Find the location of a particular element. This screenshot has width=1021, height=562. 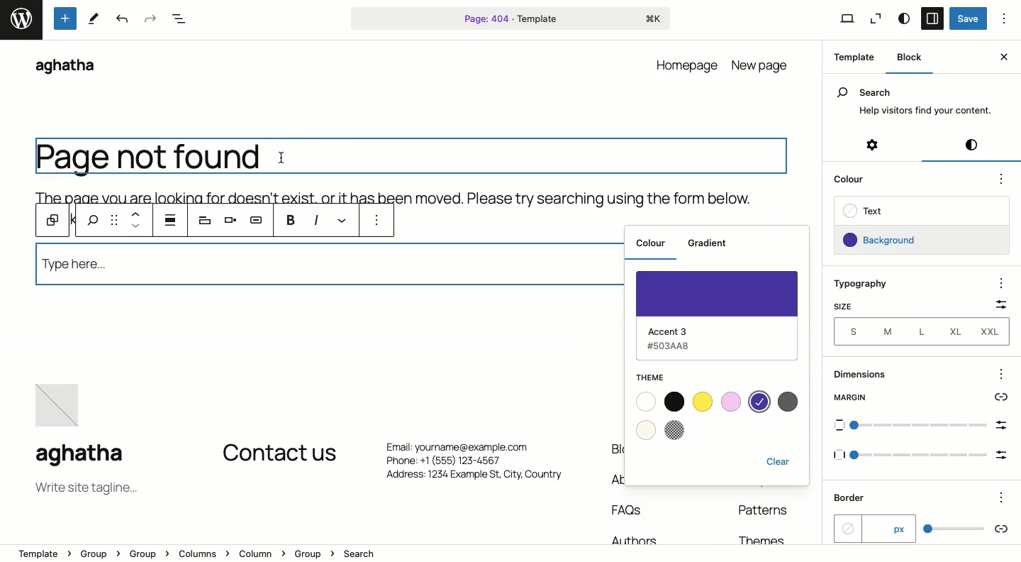

Colours is located at coordinates (686, 416).